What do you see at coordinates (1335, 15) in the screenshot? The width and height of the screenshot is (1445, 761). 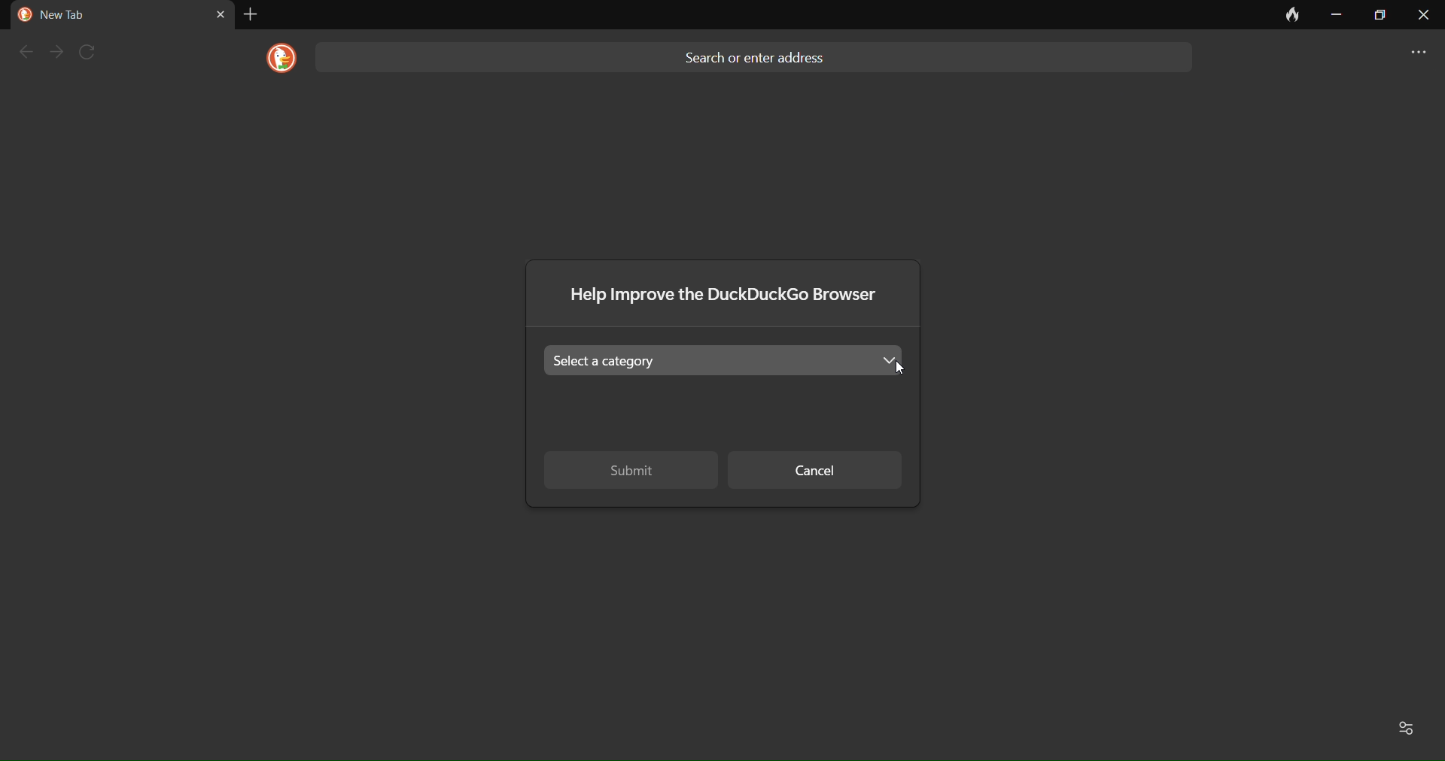 I see `minimize` at bounding box center [1335, 15].